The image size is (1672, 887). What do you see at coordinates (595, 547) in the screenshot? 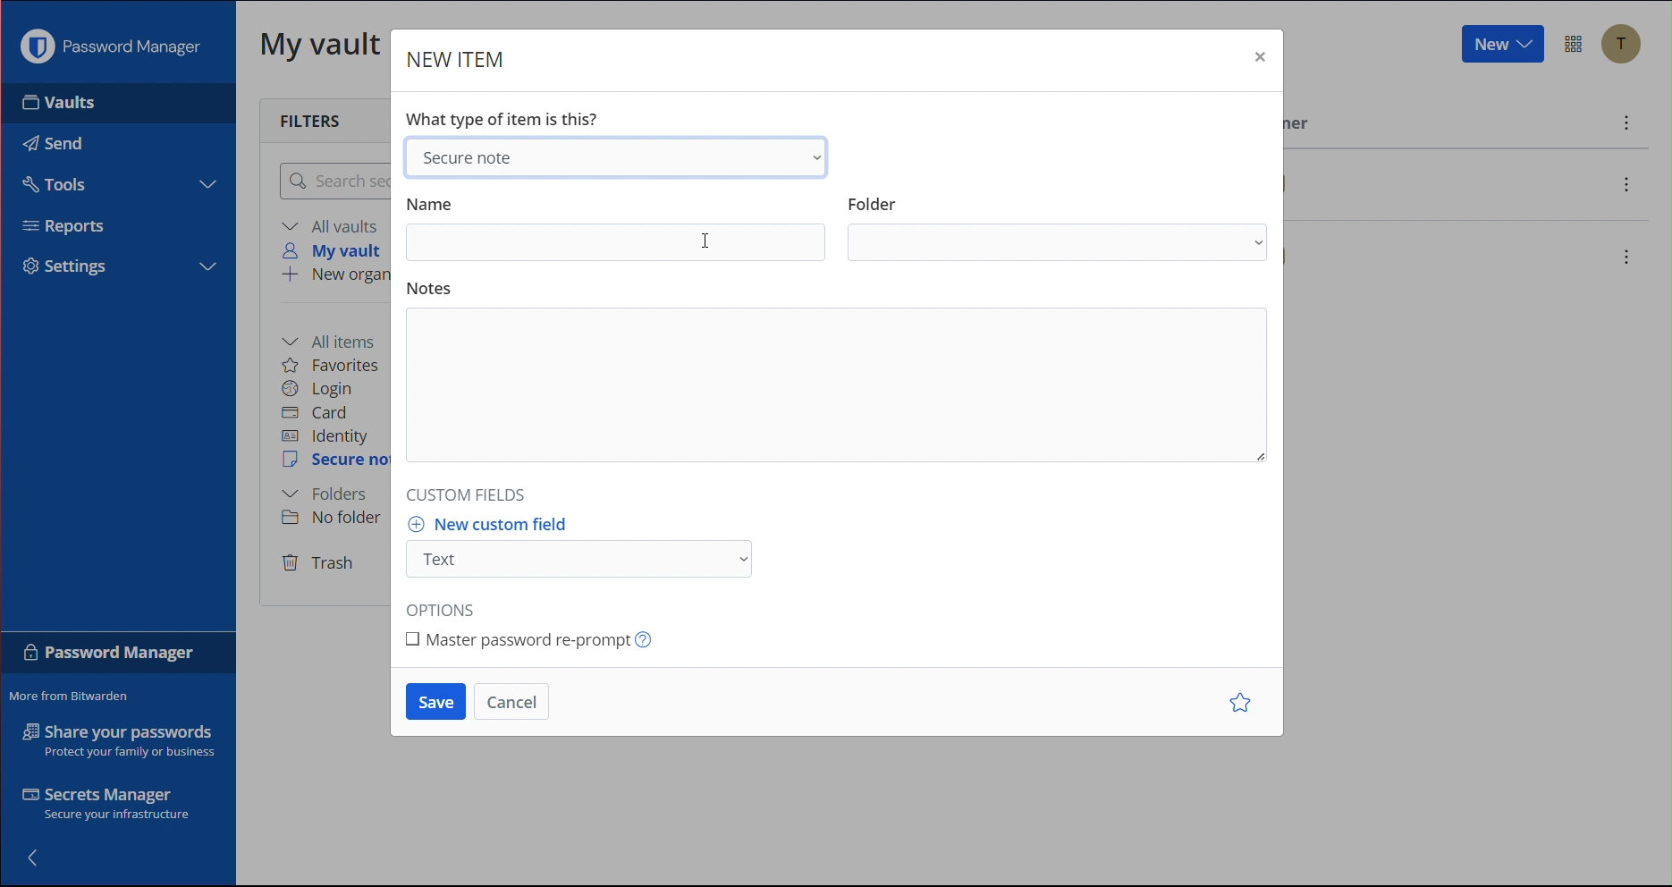
I see `New custom field` at bounding box center [595, 547].